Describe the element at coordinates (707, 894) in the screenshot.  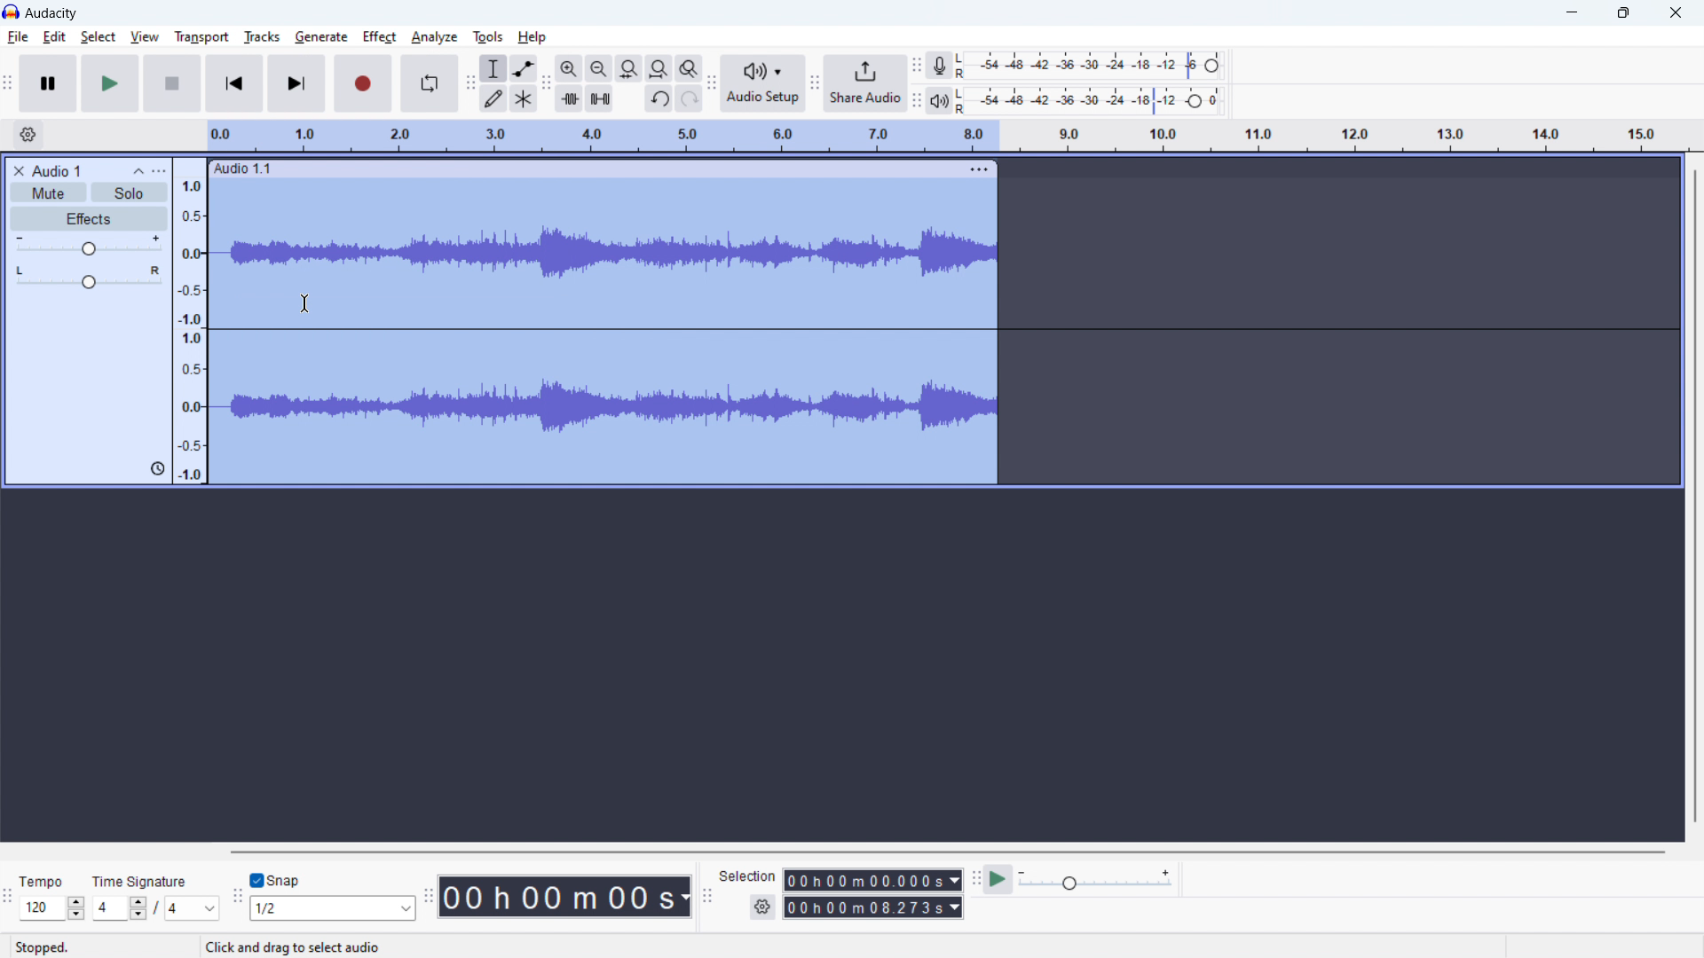
I see `selection toolbar` at that location.